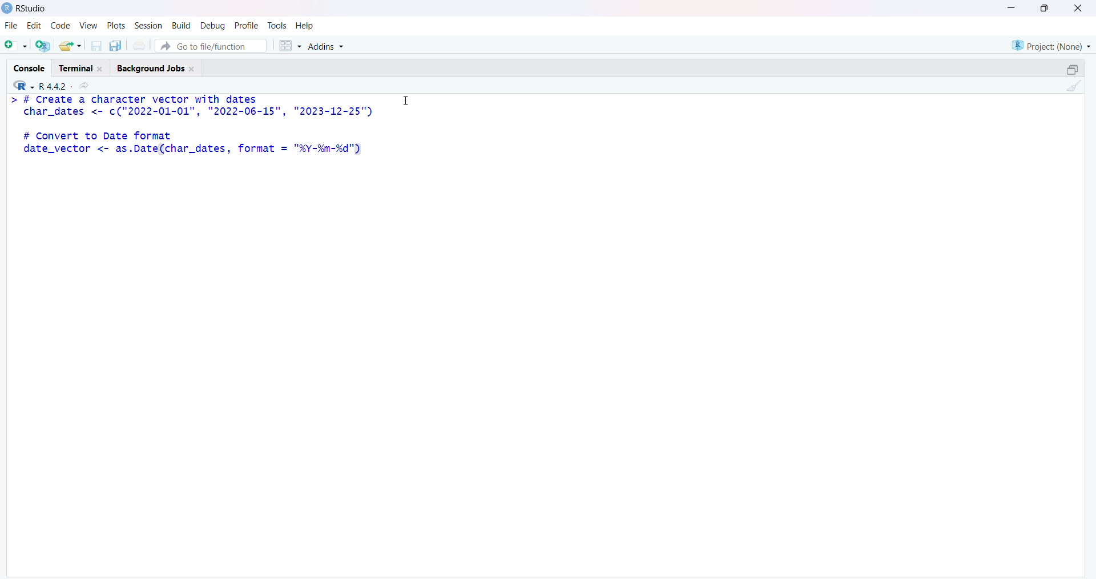  I want to click on Terminal, so click(82, 66).